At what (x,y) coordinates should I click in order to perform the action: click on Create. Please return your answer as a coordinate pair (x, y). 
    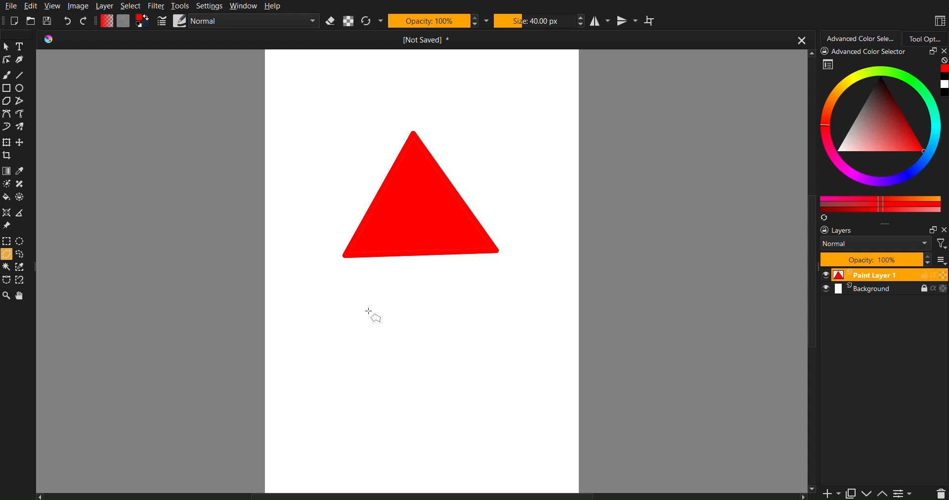
    Looking at the image, I should click on (21, 143).